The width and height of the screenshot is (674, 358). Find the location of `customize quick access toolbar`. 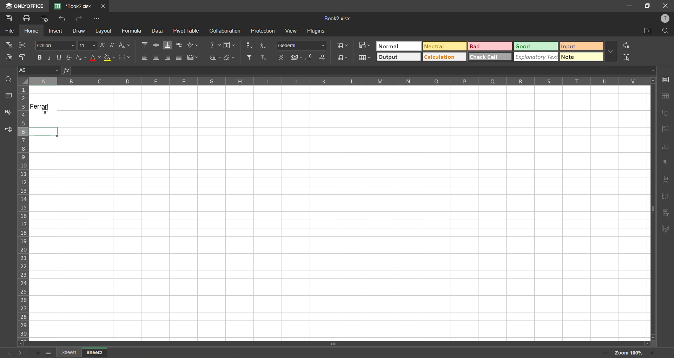

customize quick access toolbar is located at coordinates (97, 19).